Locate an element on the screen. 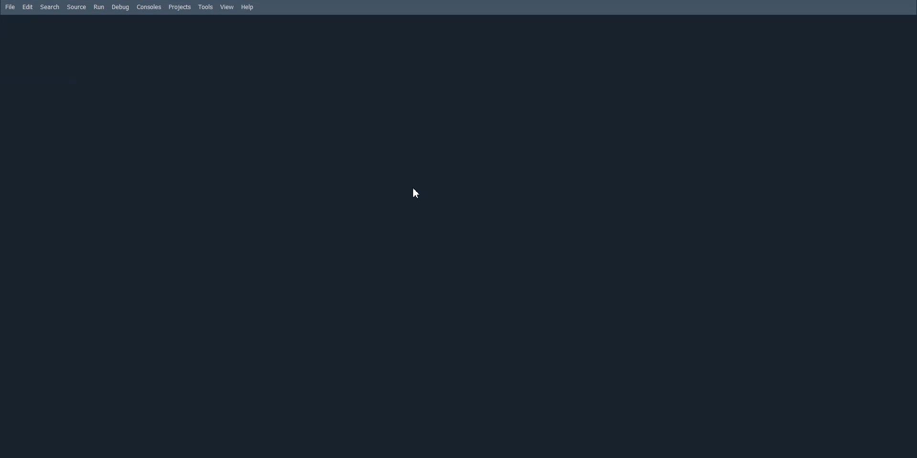  Source is located at coordinates (76, 7).